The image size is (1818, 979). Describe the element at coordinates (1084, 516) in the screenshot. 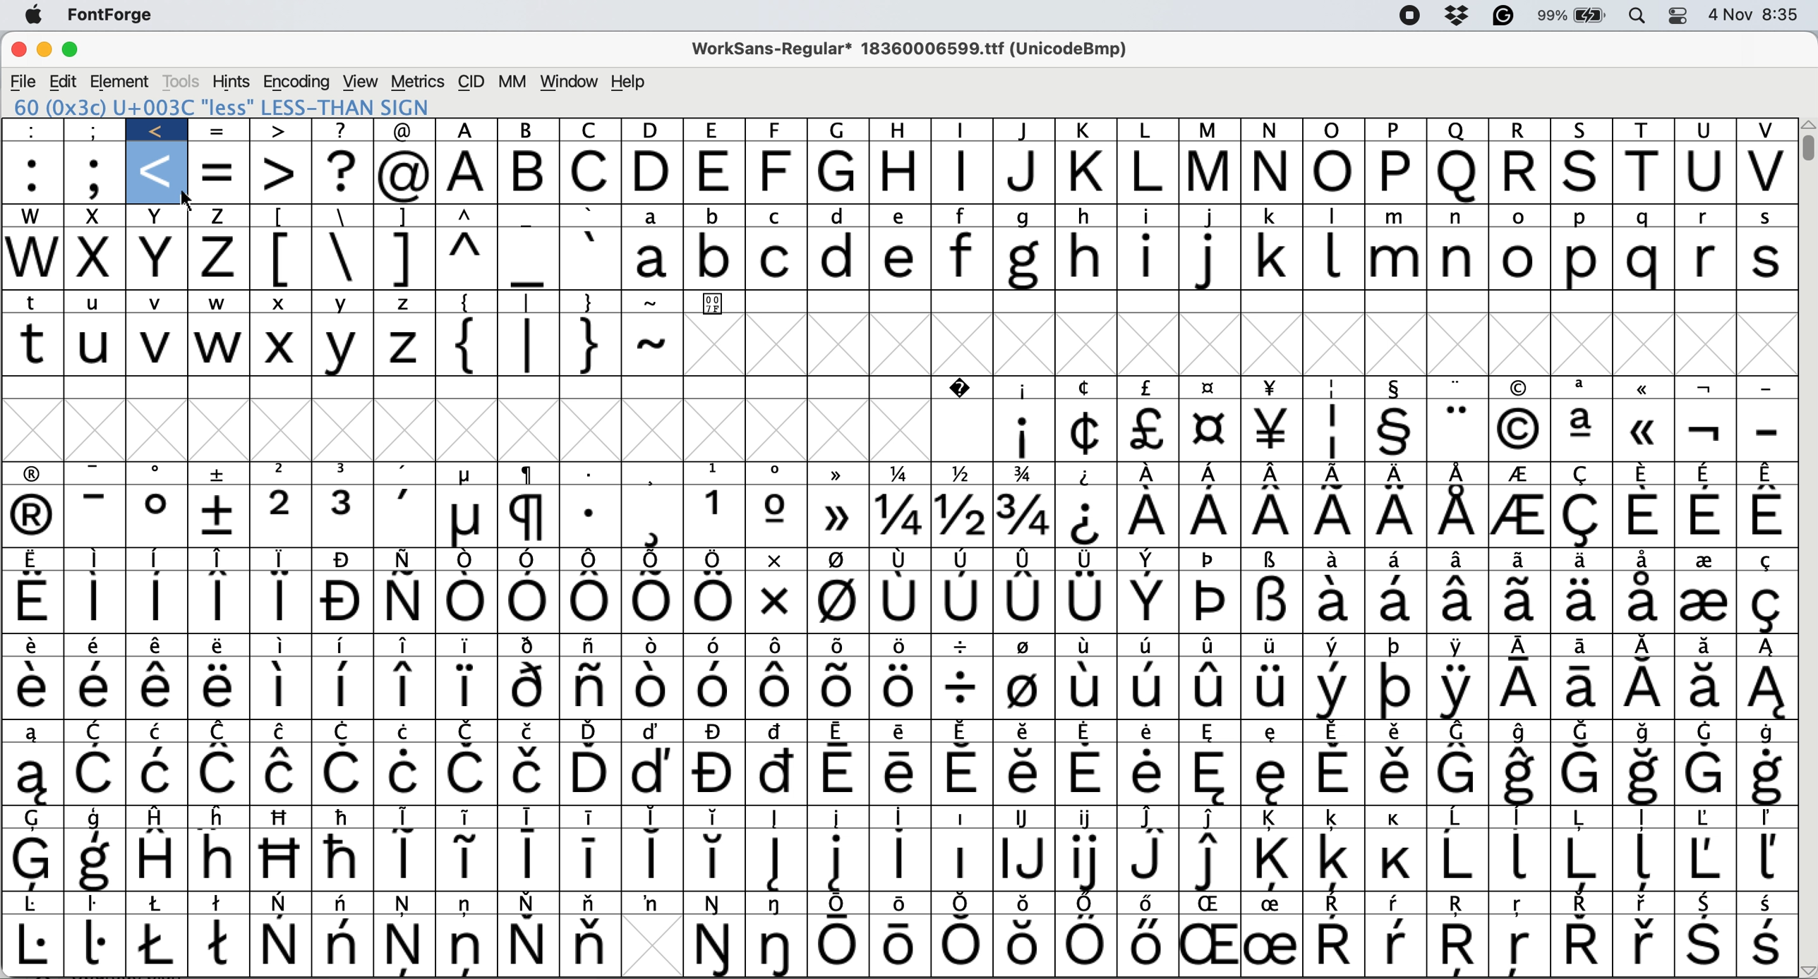

I see `Symbol` at that location.